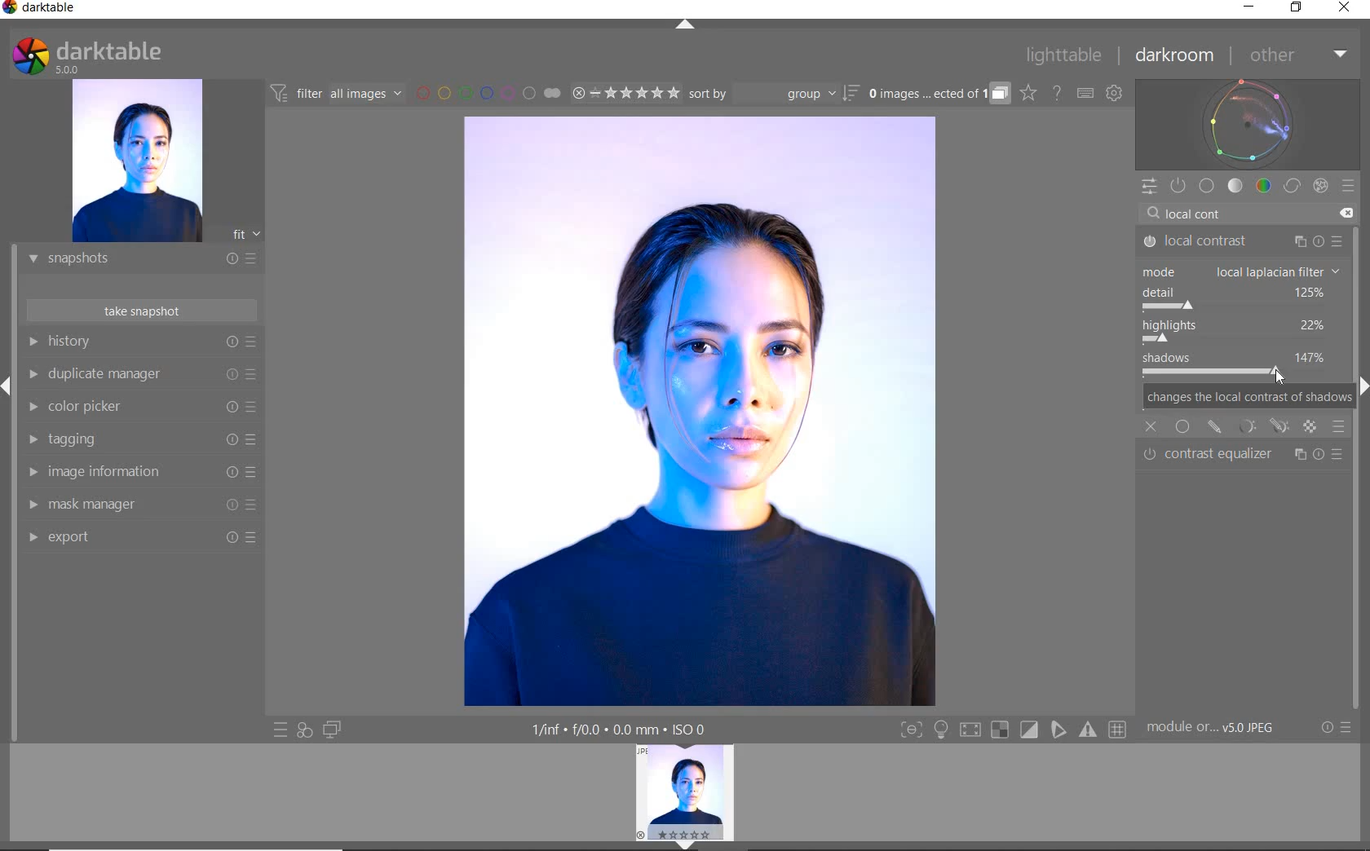 This screenshot has width=1370, height=851. I want to click on SELECTED IMAGE, so click(698, 408).